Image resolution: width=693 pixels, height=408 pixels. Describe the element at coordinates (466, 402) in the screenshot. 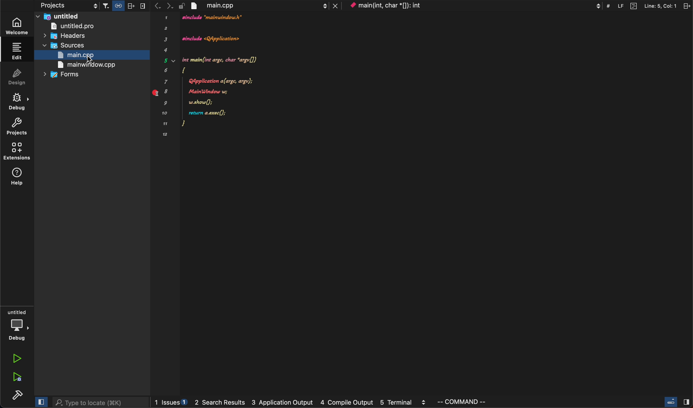

I see `command` at that location.